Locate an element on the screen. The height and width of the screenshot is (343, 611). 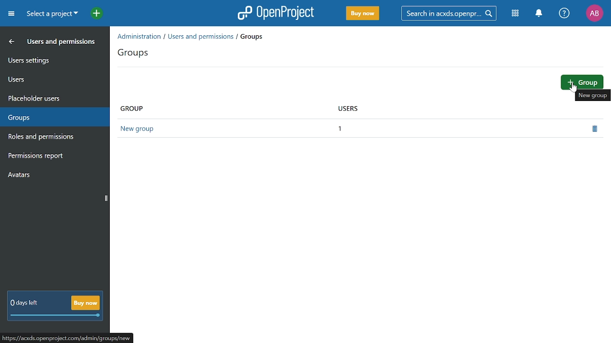
Current project is located at coordinates (52, 14).